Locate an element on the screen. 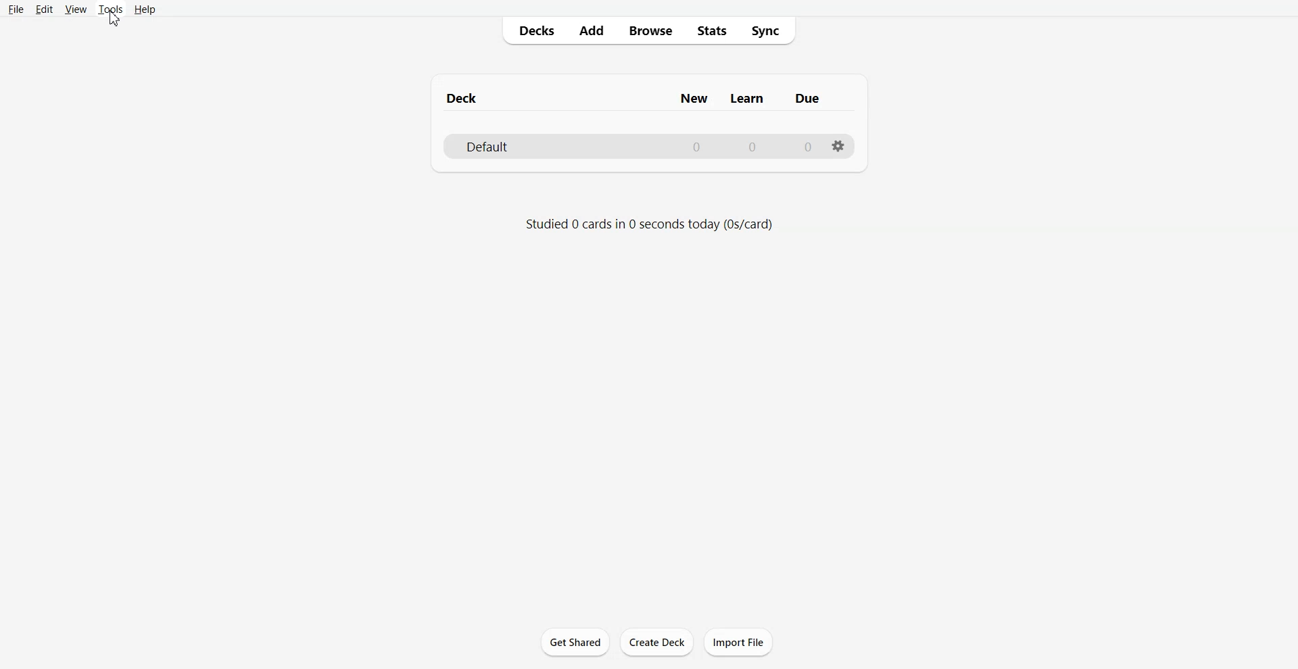 The height and width of the screenshot is (669, 1298). Get Shared is located at coordinates (575, 642).